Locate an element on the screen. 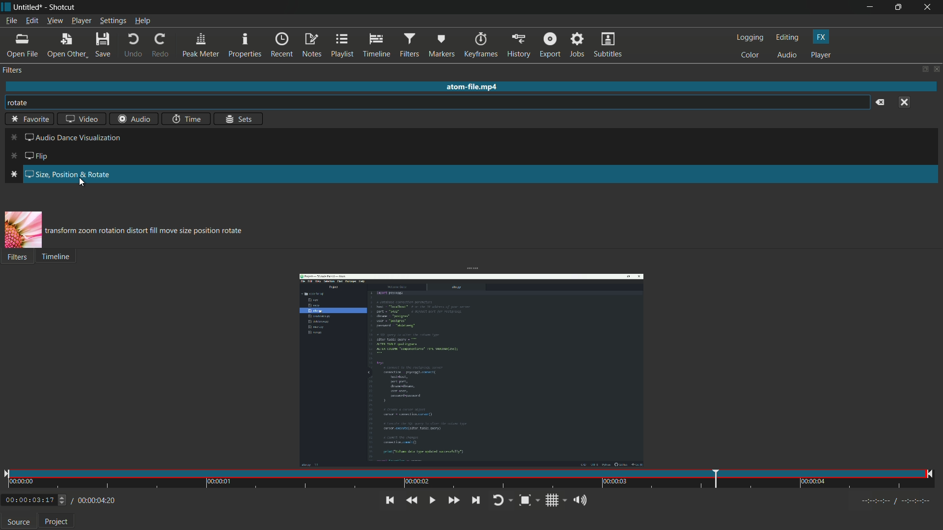 The width and height of the screenshot is (943, 530). Filters is located at coordinates (20, 260).